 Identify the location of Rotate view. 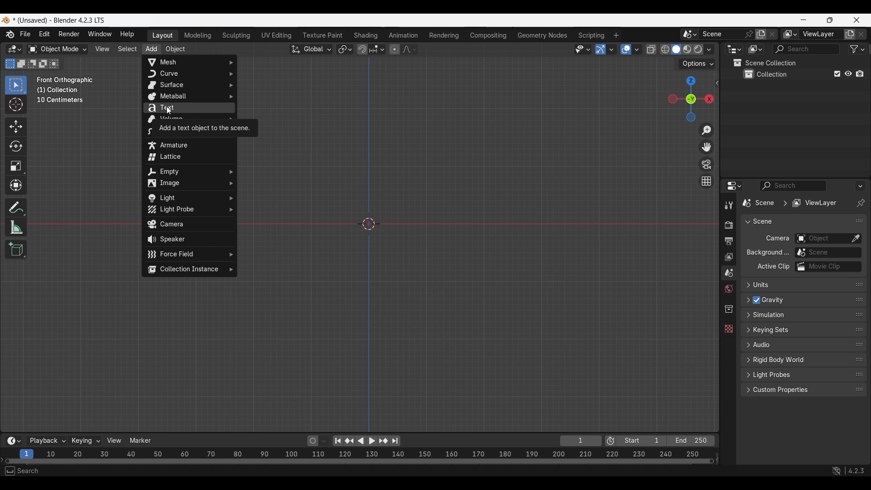
(157, 472).